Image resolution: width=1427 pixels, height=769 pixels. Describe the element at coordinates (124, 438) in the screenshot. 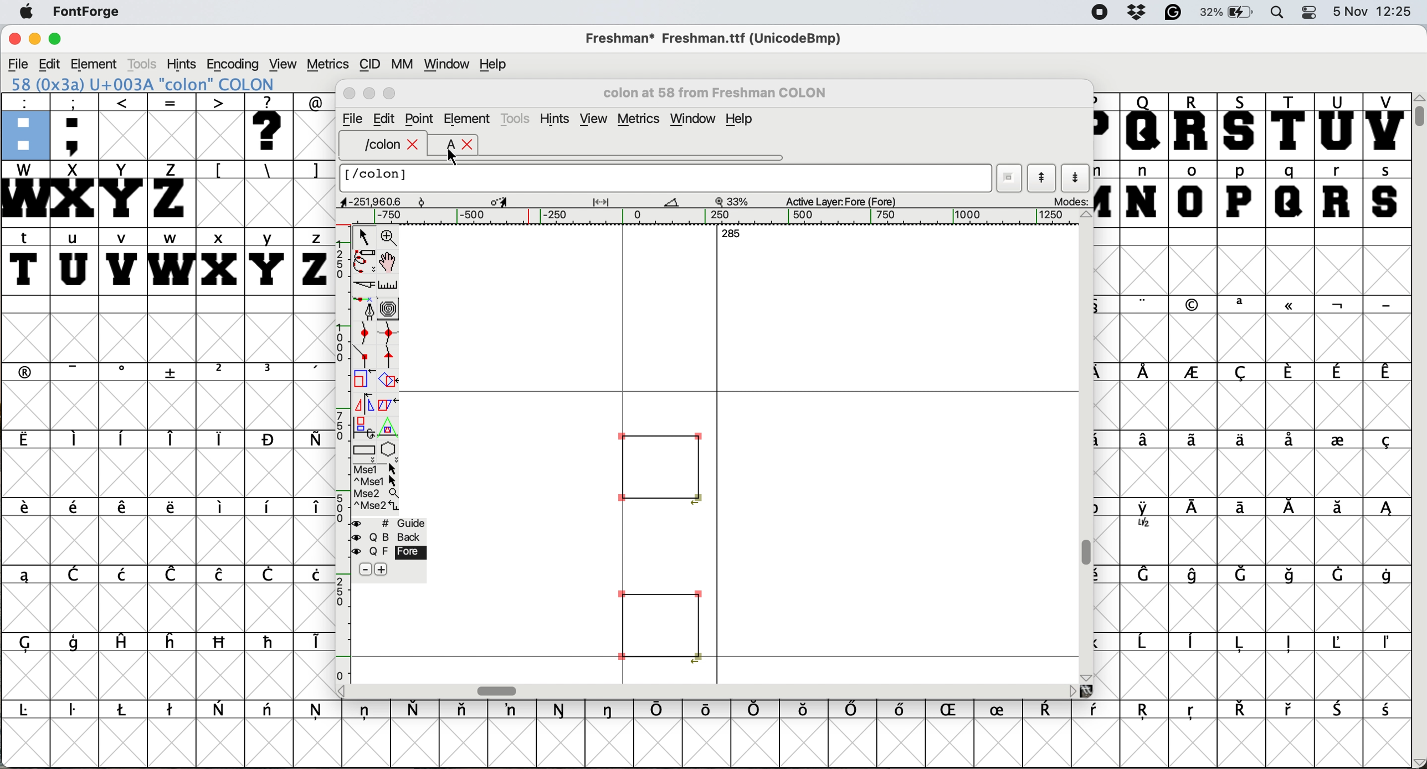

I see `symbol` at that location.